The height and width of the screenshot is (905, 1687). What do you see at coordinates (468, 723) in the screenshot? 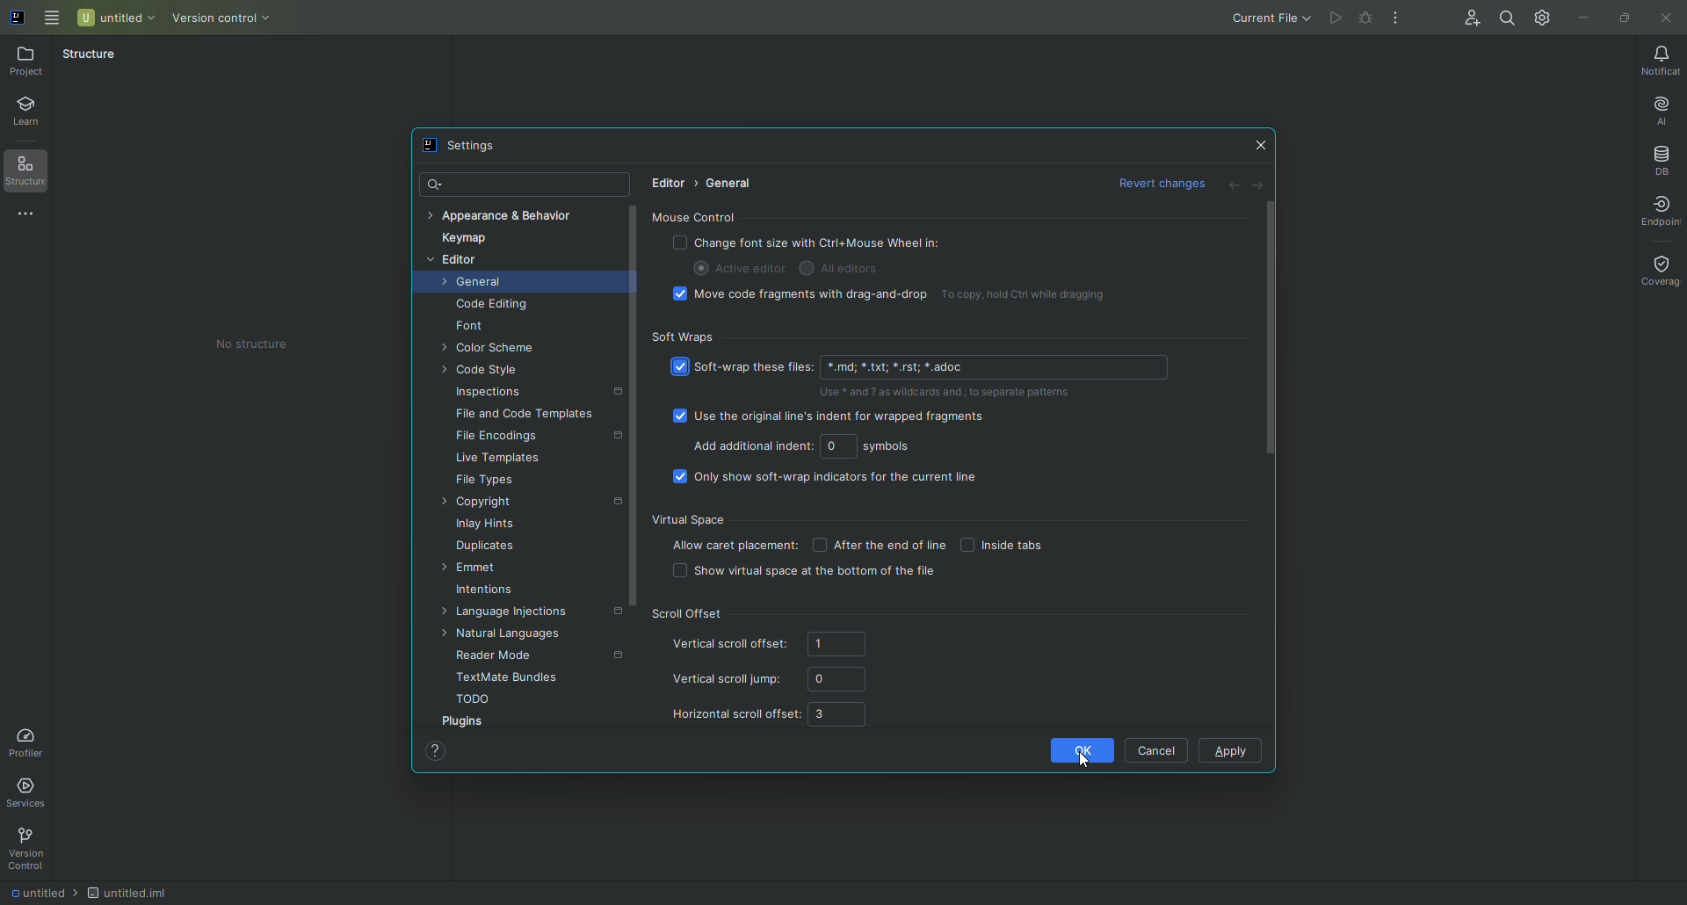
I see `Plugins` at bounding box center [468, 723].